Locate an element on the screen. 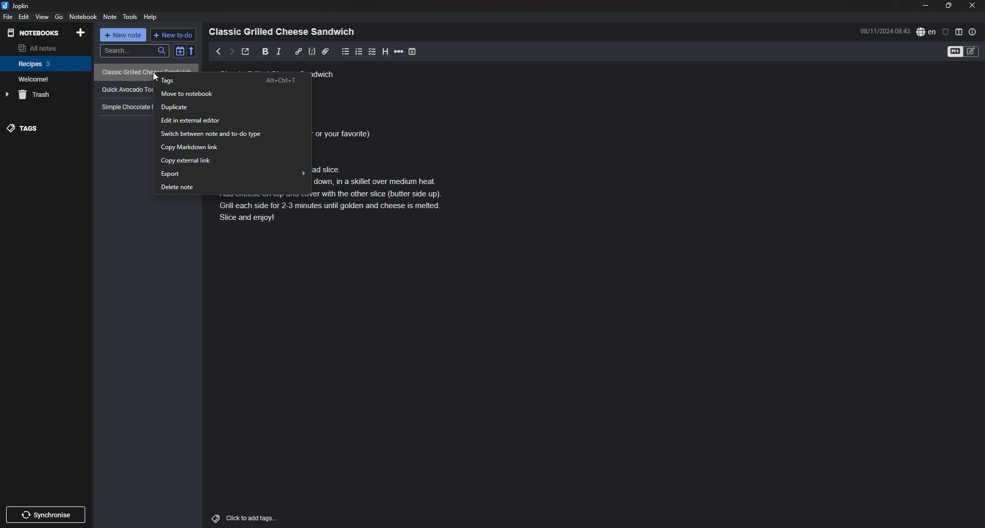 Image resolution: width=985 pixels, height=528 pixels. previous is located at coordinates (219, 51).